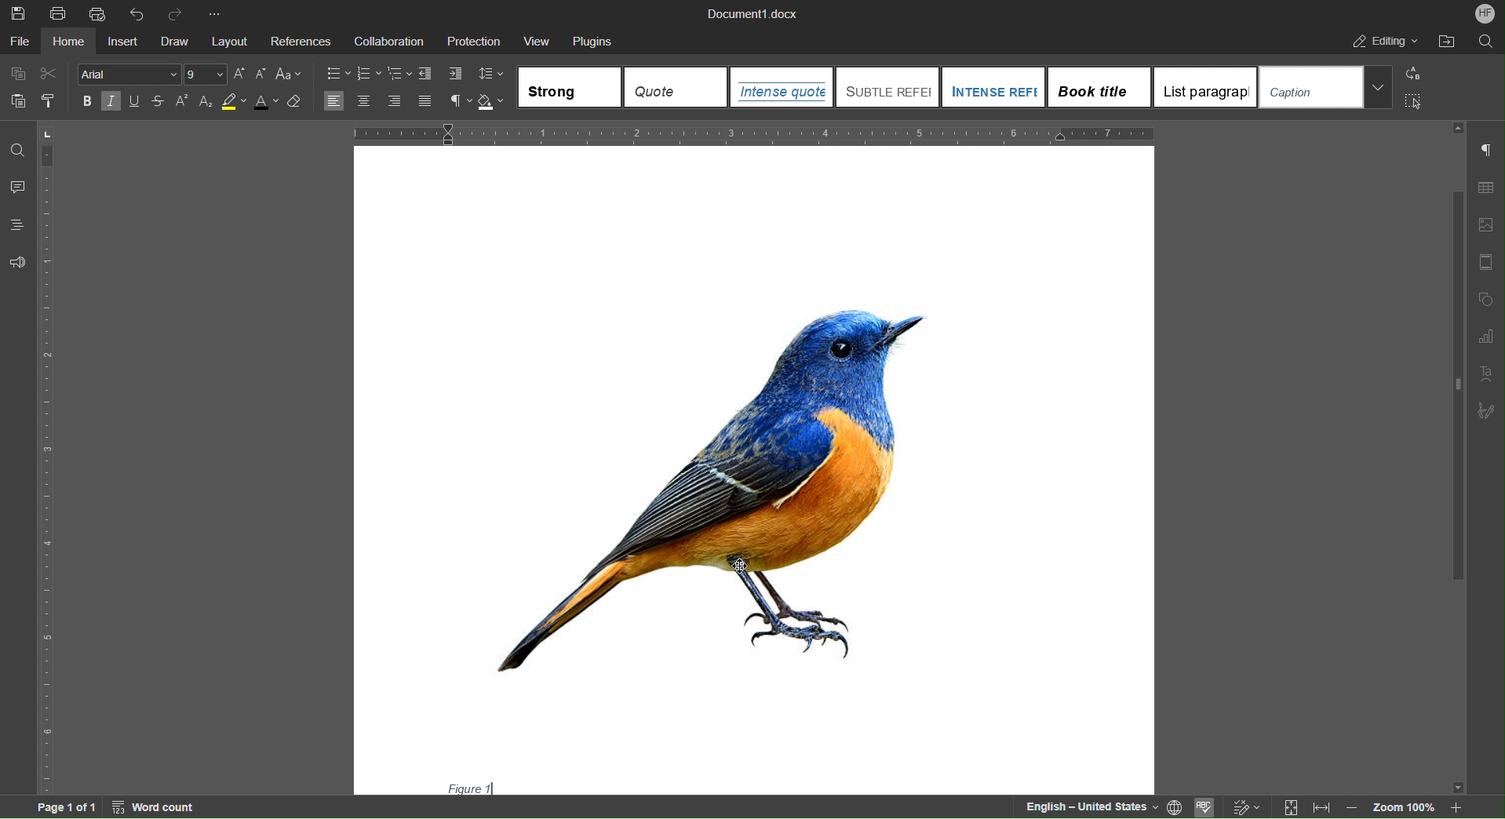 Image resolution: width=1505 pixels, height=819 pixels. Describe the element at coordinates (493, 101) in the screenshot. I see `Shadow` at that location.